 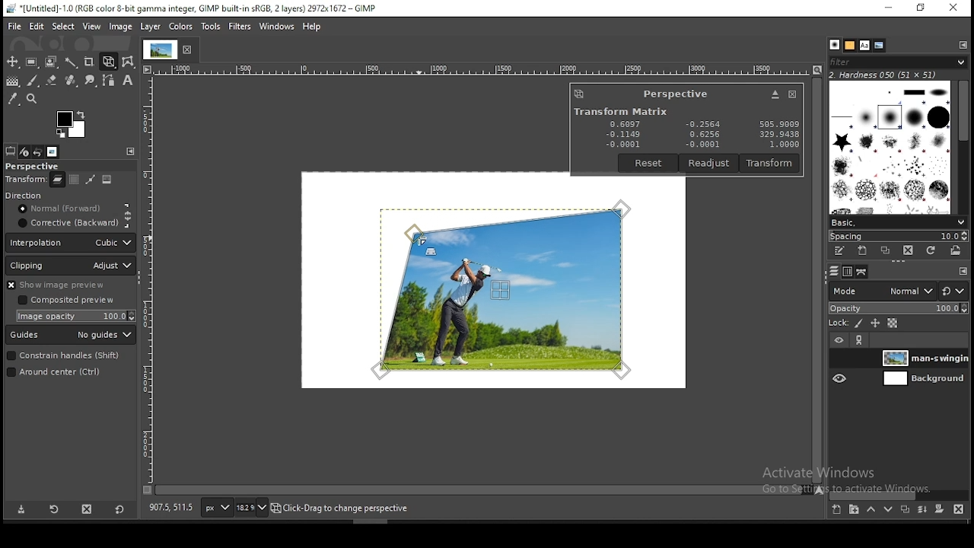 I want to click on delete tool preset, so click(x=88, y=508).